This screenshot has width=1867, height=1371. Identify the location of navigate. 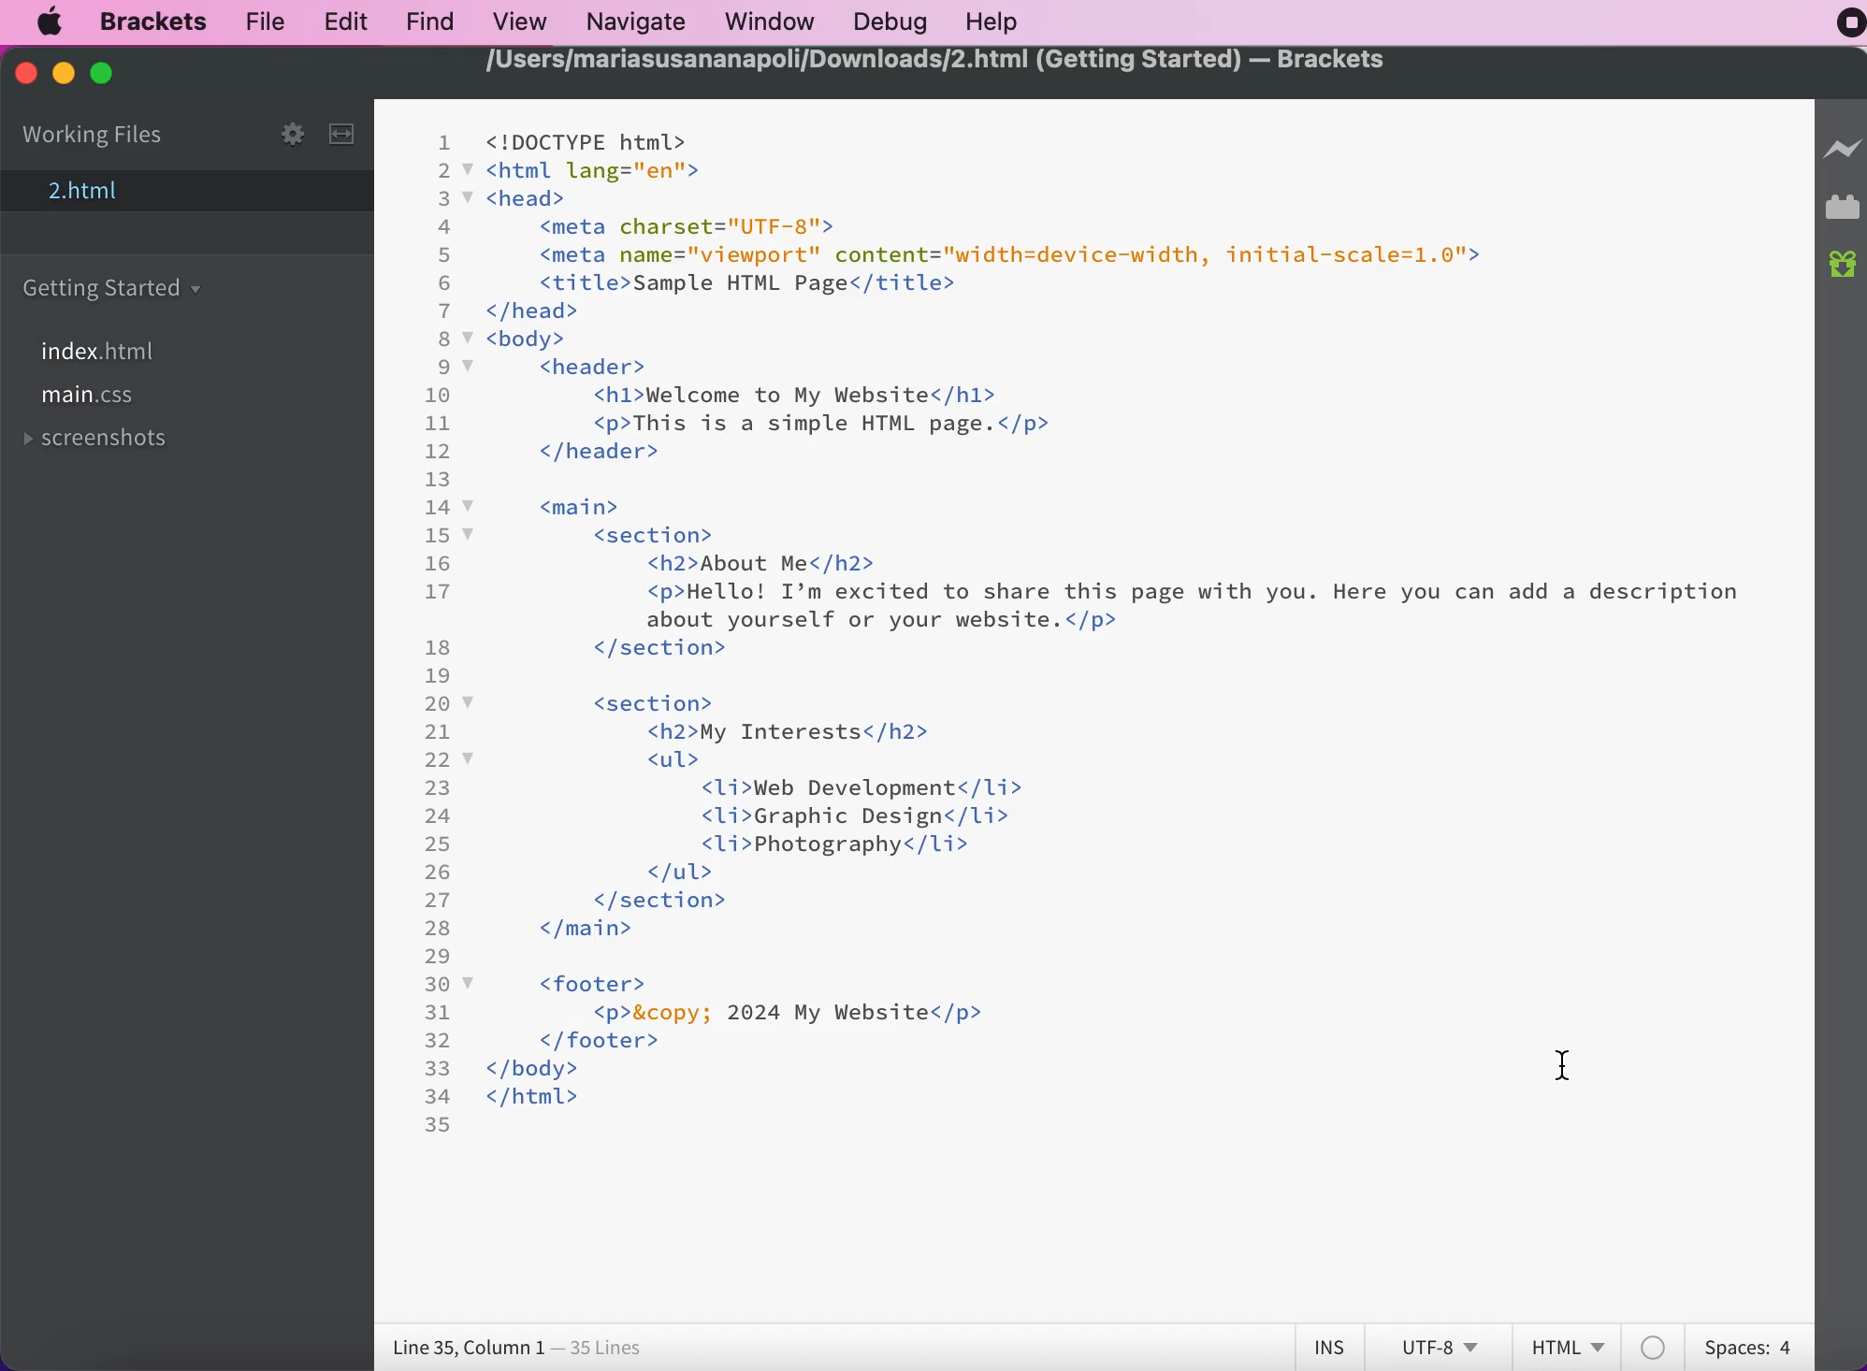
(643, 21).